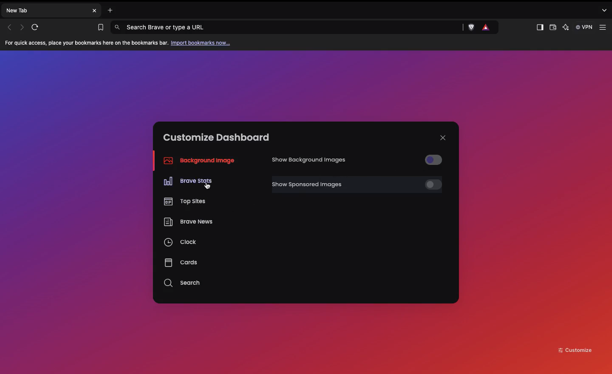 This screenshot has width=612, height=374. I want to click on Rewards, so click(486, 28).